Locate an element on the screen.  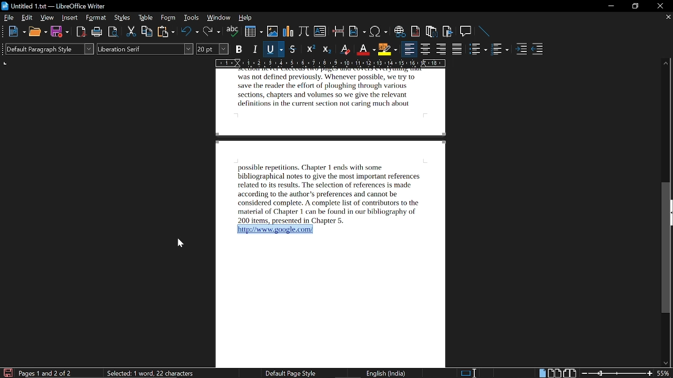
insert comment is located at coordinates (466, 31).